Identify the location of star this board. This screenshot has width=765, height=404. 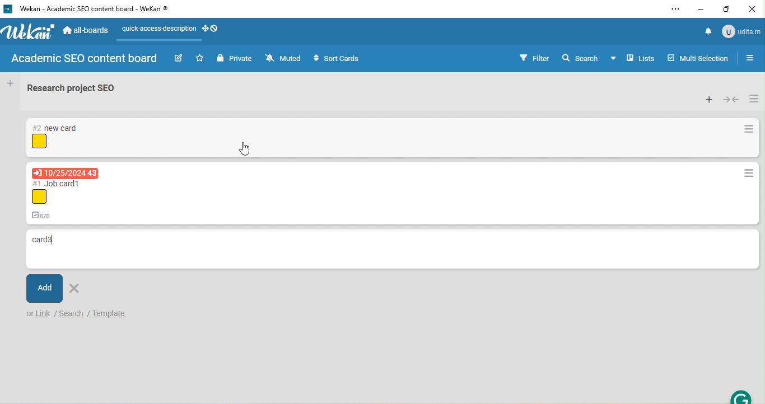
(200, 58).